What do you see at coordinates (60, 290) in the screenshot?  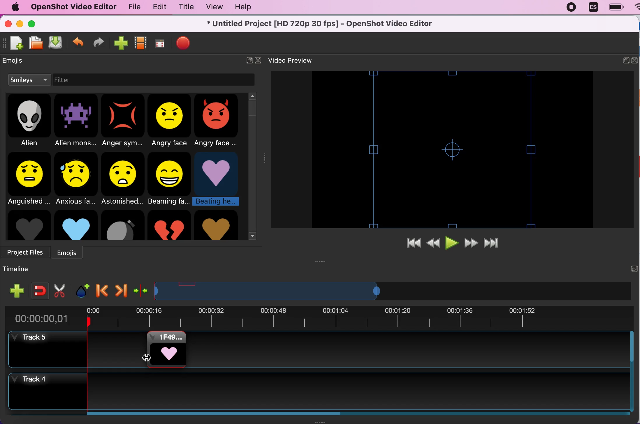 I see `cut` at bounding box center [60, 290].